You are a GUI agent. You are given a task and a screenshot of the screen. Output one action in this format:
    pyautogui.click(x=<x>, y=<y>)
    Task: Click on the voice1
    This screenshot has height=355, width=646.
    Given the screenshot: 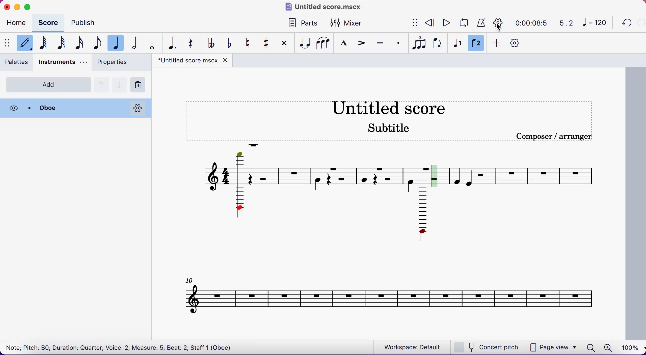 What is the action you would take?
    pyautogui.click(x=457, y=44)
    